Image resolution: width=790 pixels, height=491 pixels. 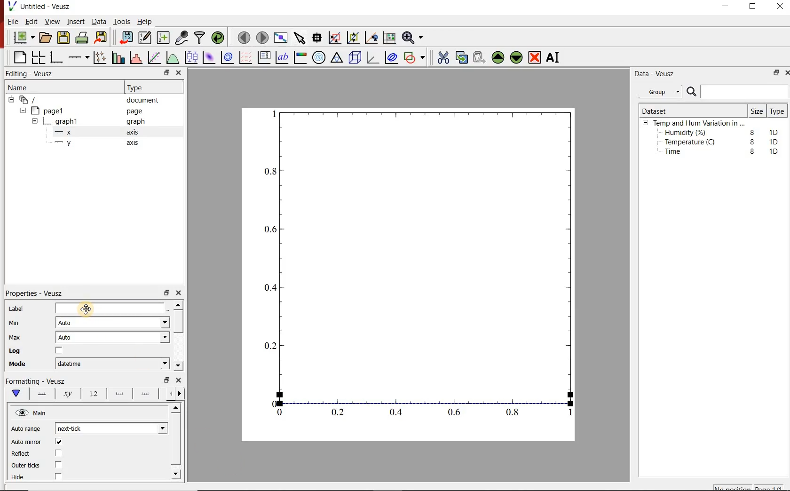 I want to click on axis, so click(x=135, y=133).